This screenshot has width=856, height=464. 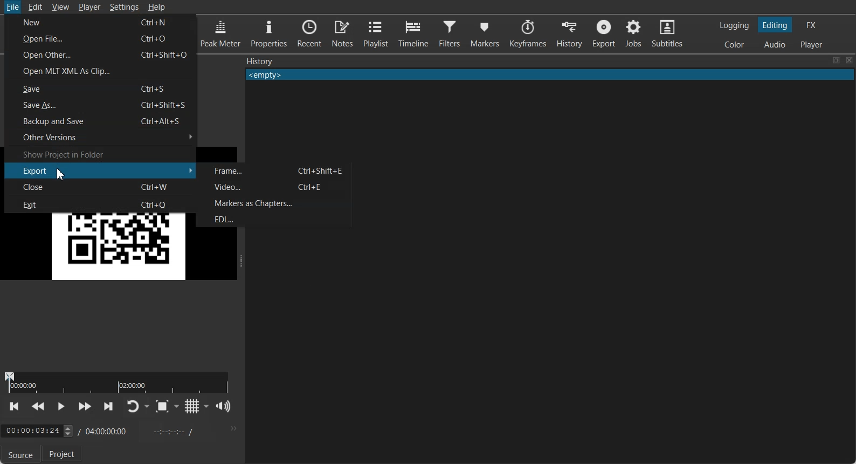 What do you see at coordinates (342, 33) in the screenshot?
I see `Notes` at bounding box center [342, 33].